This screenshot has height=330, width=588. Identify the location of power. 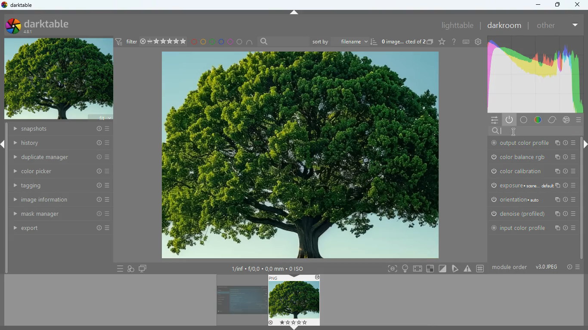
(510, 119).